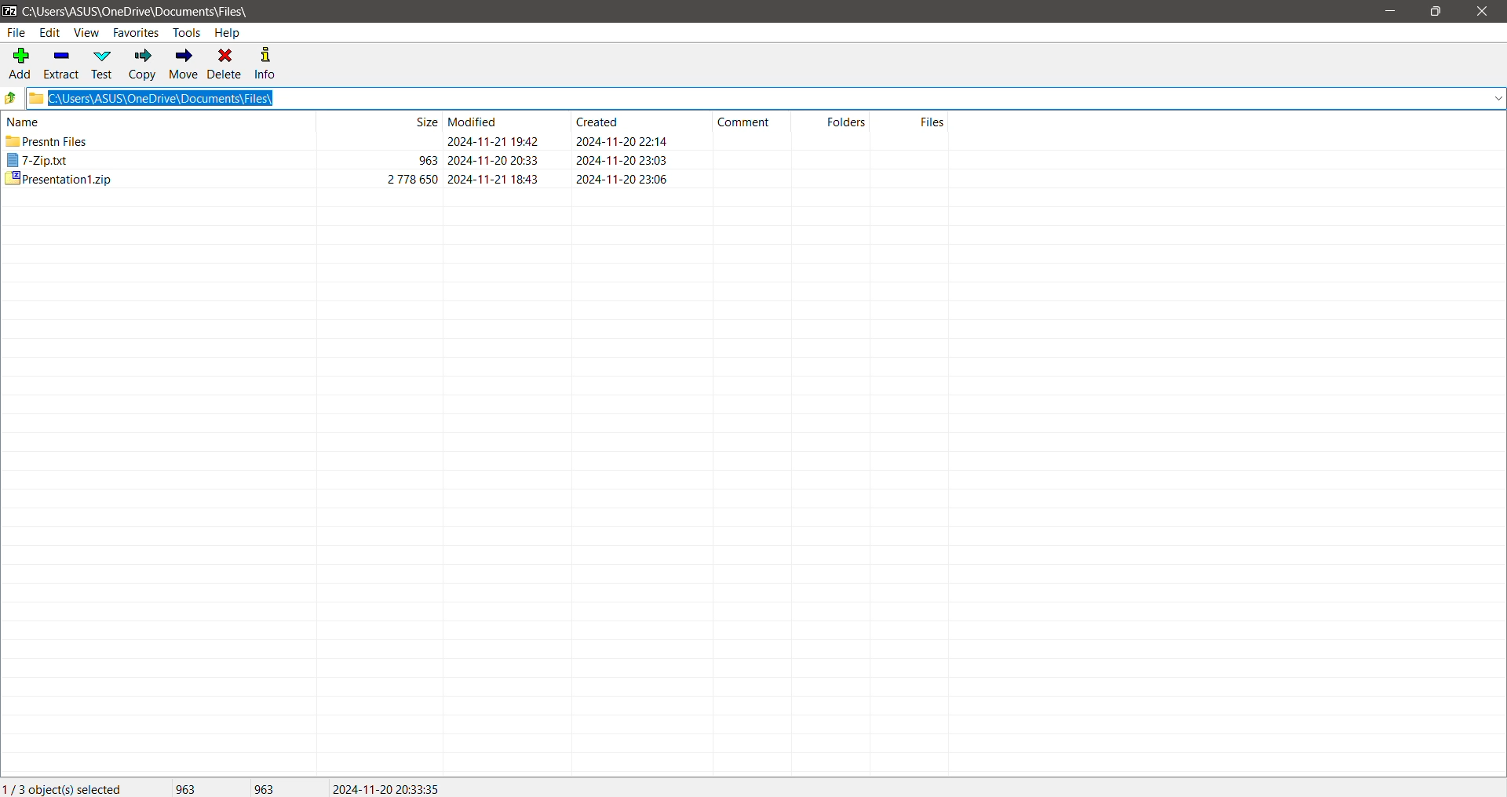 The height and width of the screenshot is (797, 1507). I want to click on modified date & time, so click(494, 179).